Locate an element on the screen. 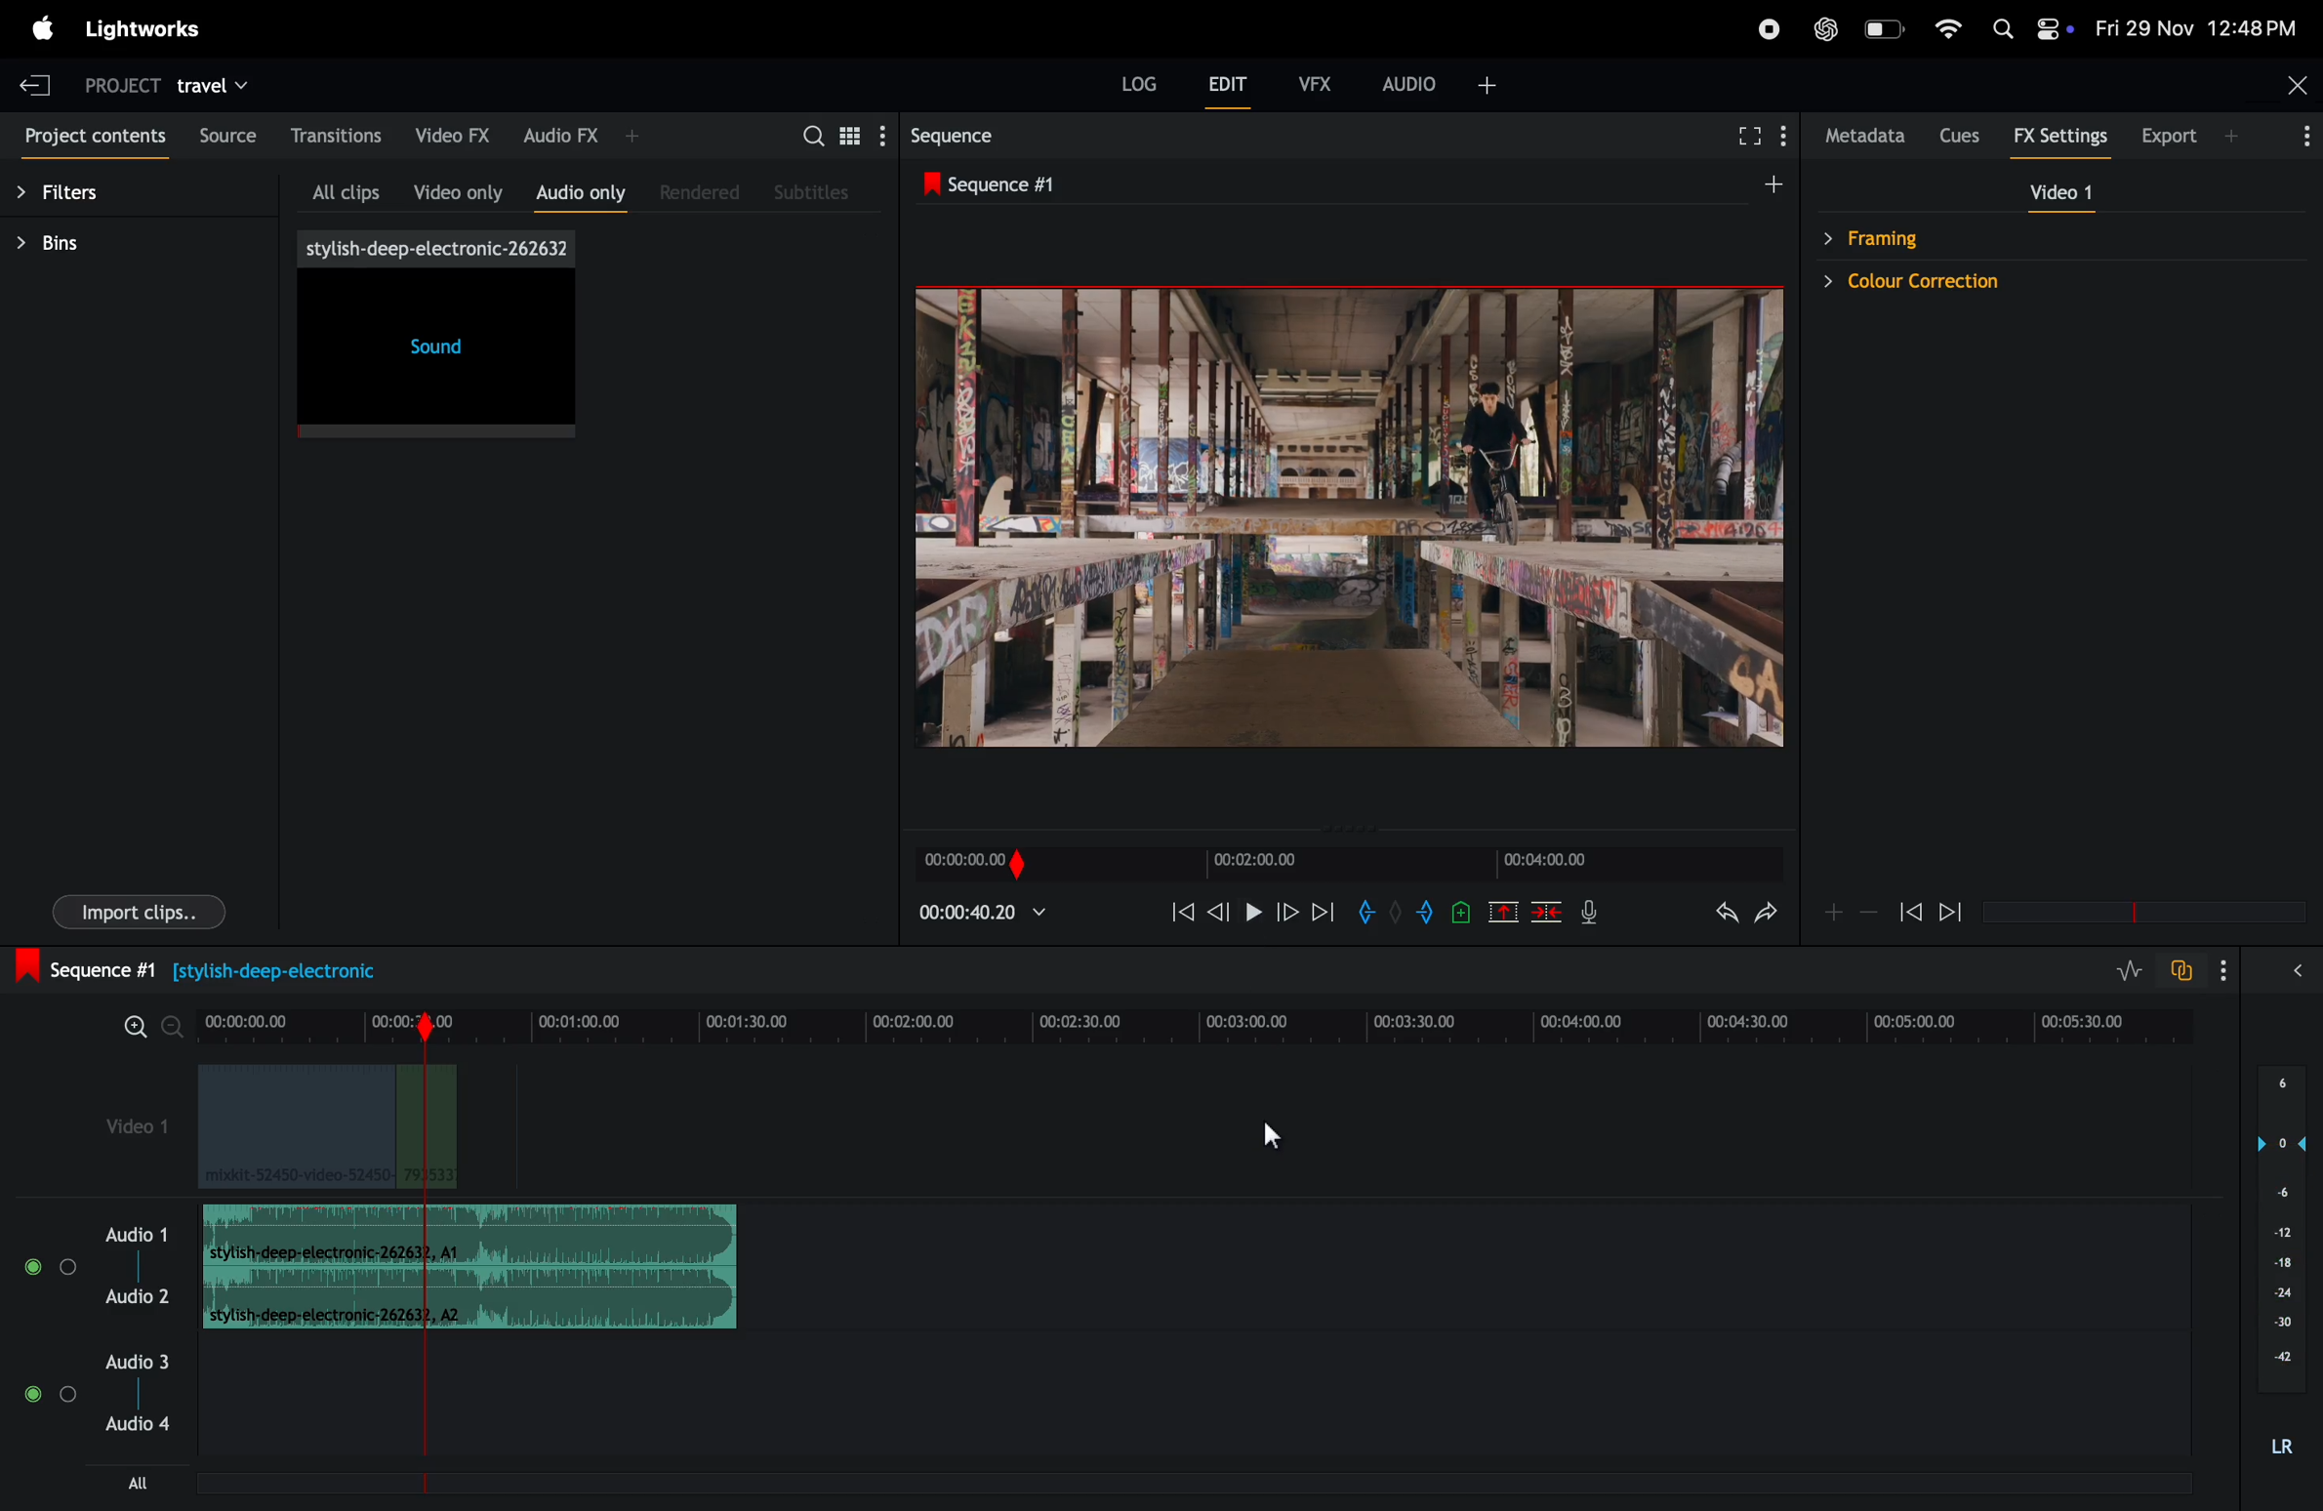  show menu is located at coordinates (1786, 141).